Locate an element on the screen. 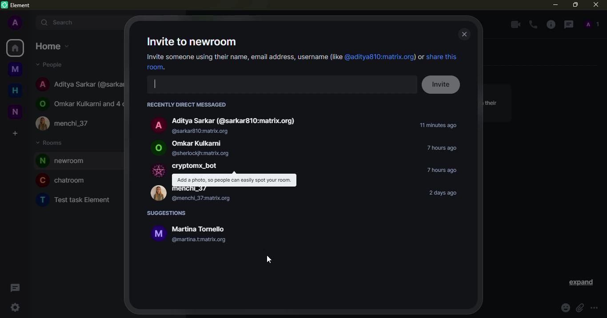  home is located at coordinates (16, 91).